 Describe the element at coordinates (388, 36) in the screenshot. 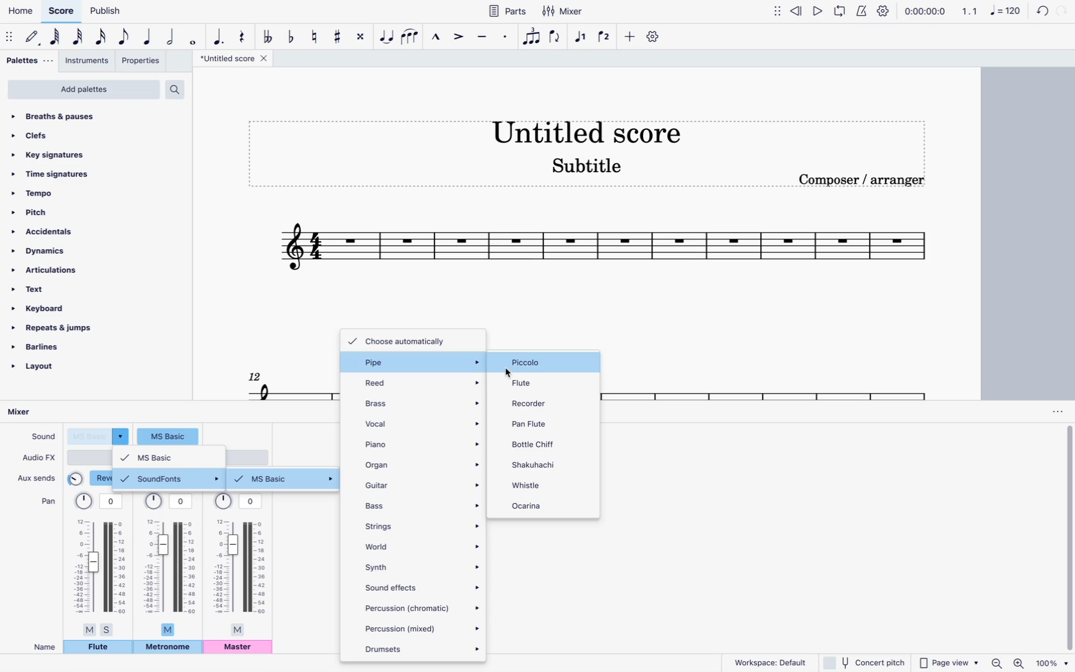

I see `tie` at that location.